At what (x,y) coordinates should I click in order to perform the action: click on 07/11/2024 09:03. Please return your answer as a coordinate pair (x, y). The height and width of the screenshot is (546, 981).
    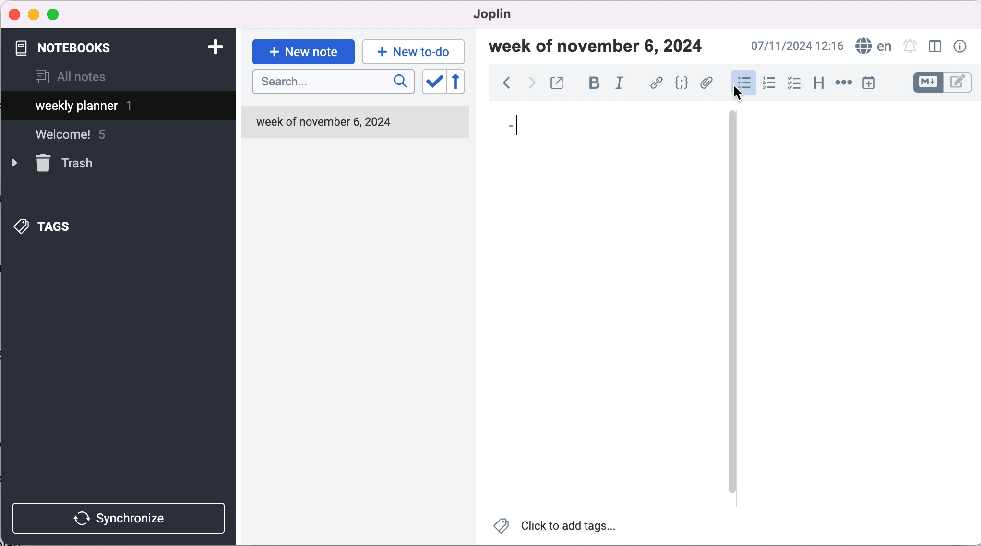
    Looking at the image, I should click on (795, 46).